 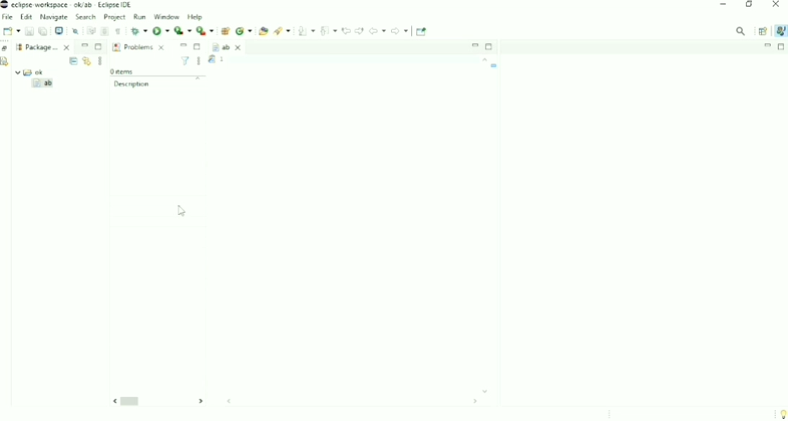 I want to click on New Java class, so click(x=244, y=31).